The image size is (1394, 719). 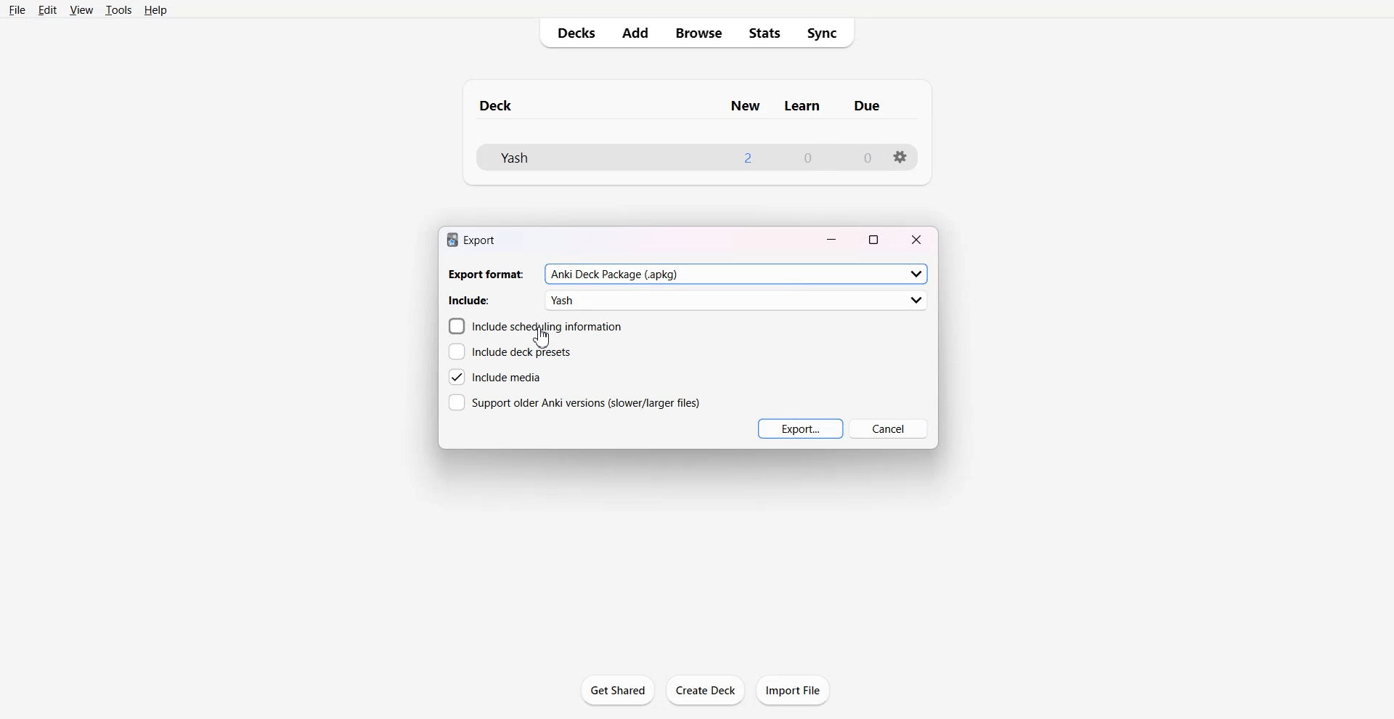 What do you see at coordinates (557, 158) in the screenshot?
I see `Deck File` at bounding box center [557, 158].